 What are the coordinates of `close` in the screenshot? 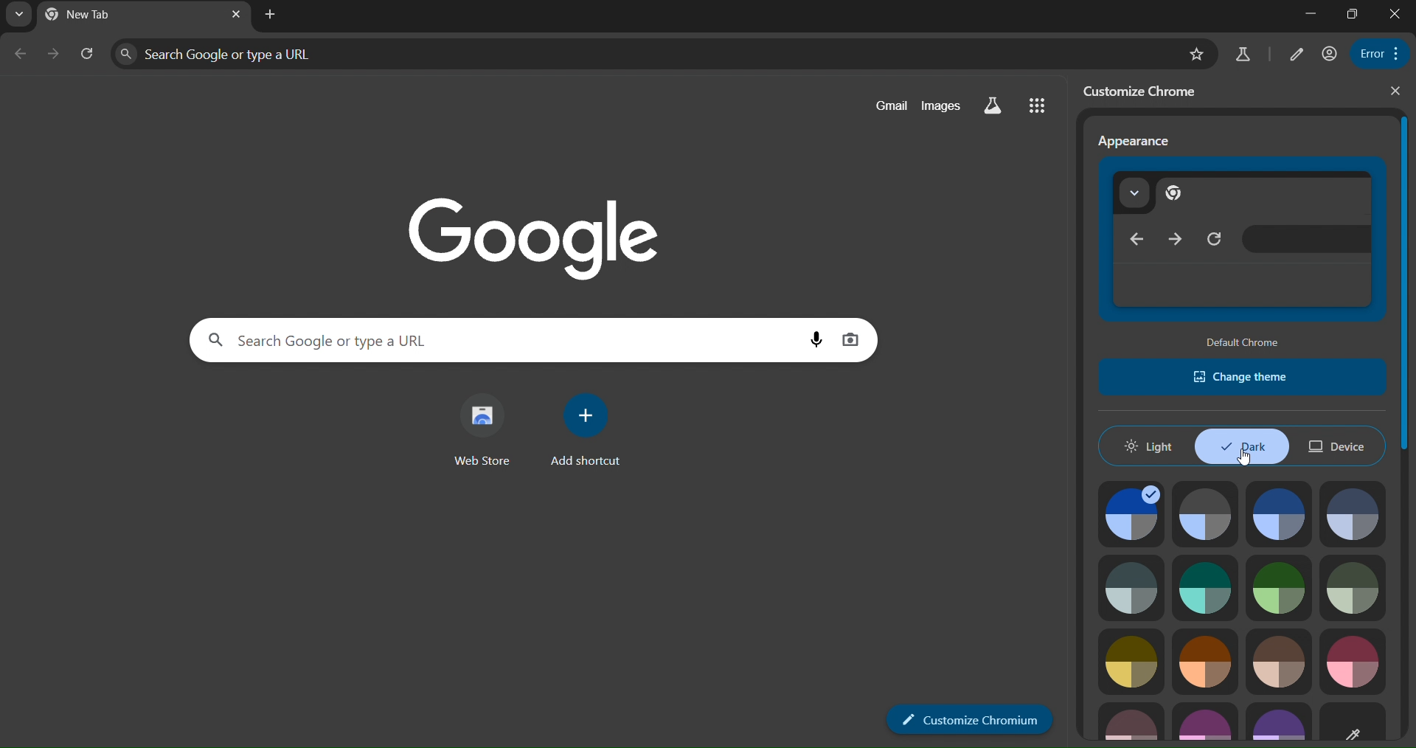 It's located at (1395, 13).